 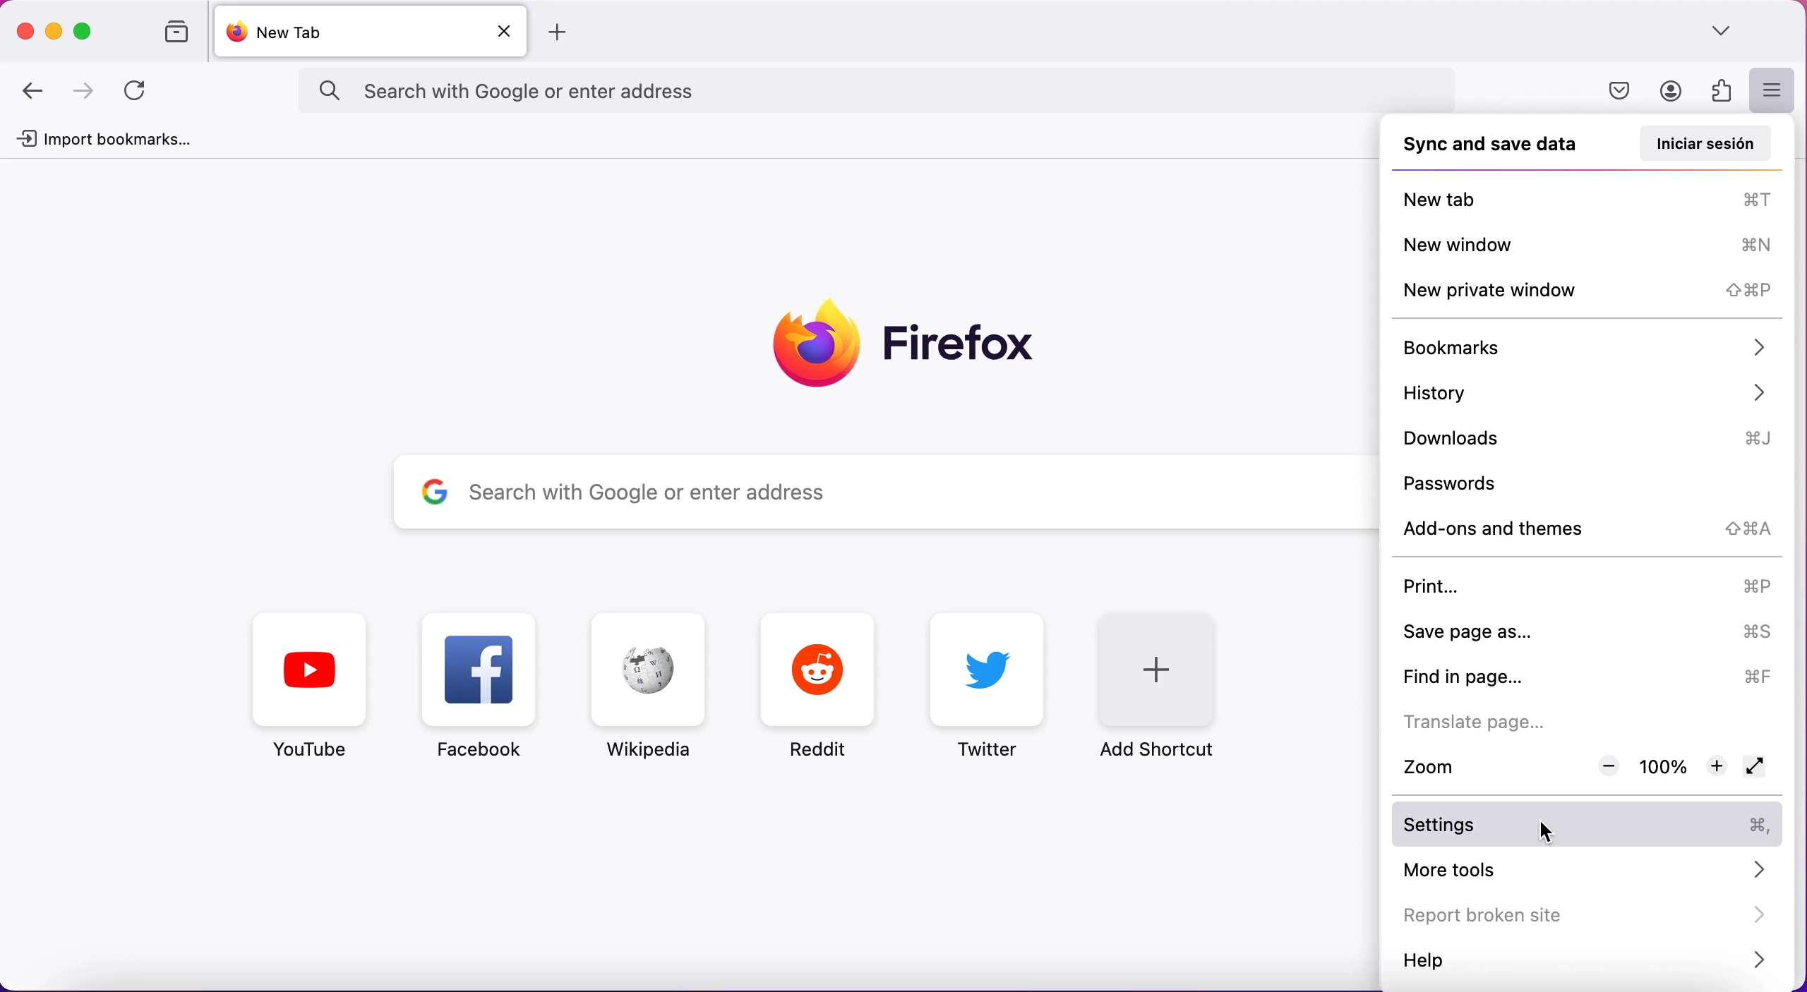 What do you see at coordinates (1589, 242) in the screenshot?
I see `new window` at bounding box center [1589, 242].